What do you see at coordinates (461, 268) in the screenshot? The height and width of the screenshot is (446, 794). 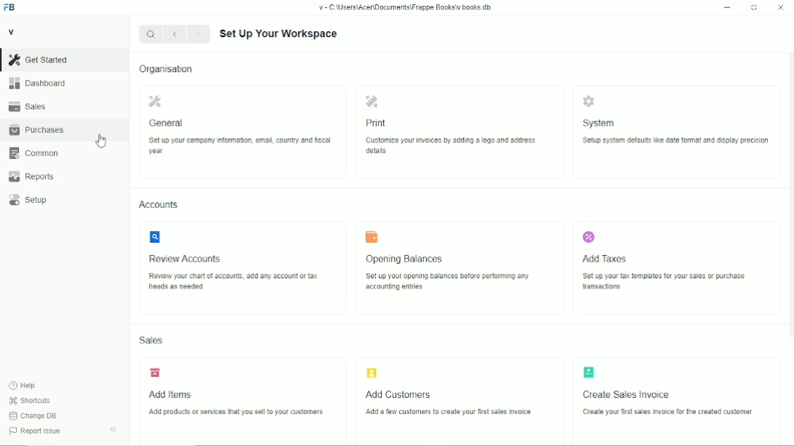 I see `Opening Balances set up your opening balances before performing any accounting entries` at bounding box center [461, 268].